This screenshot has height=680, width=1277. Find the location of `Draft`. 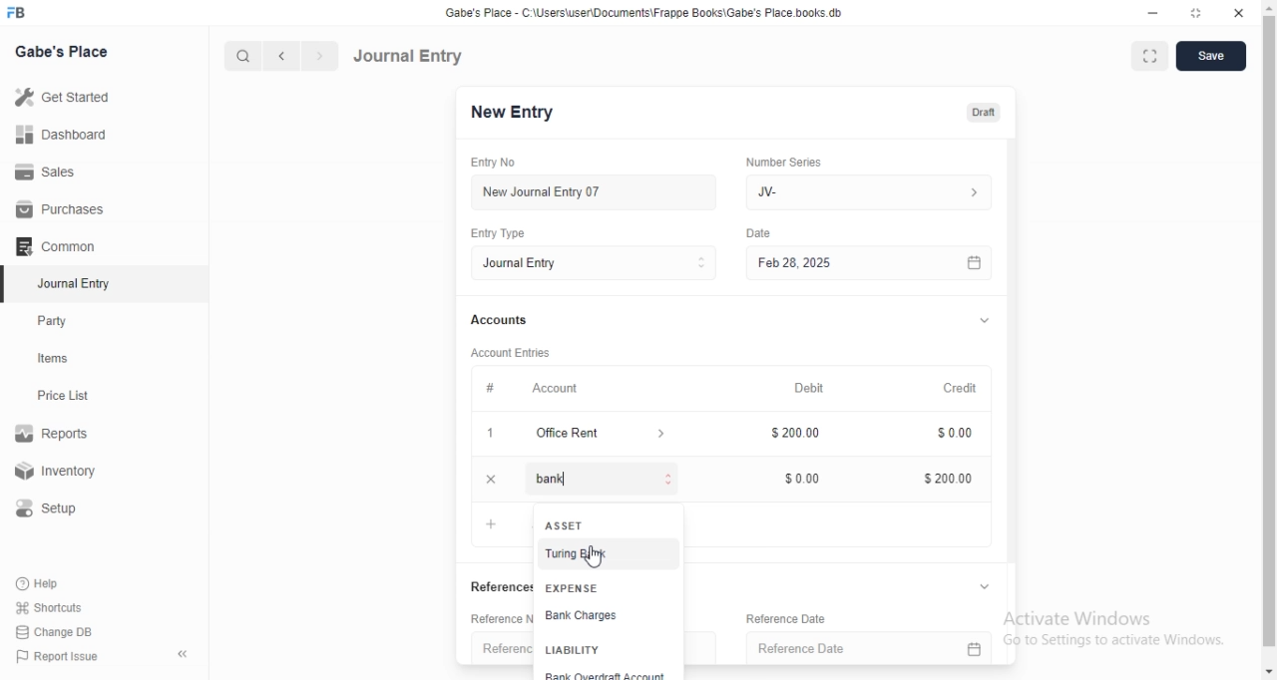

Draft is located at coordinates (991, 113).